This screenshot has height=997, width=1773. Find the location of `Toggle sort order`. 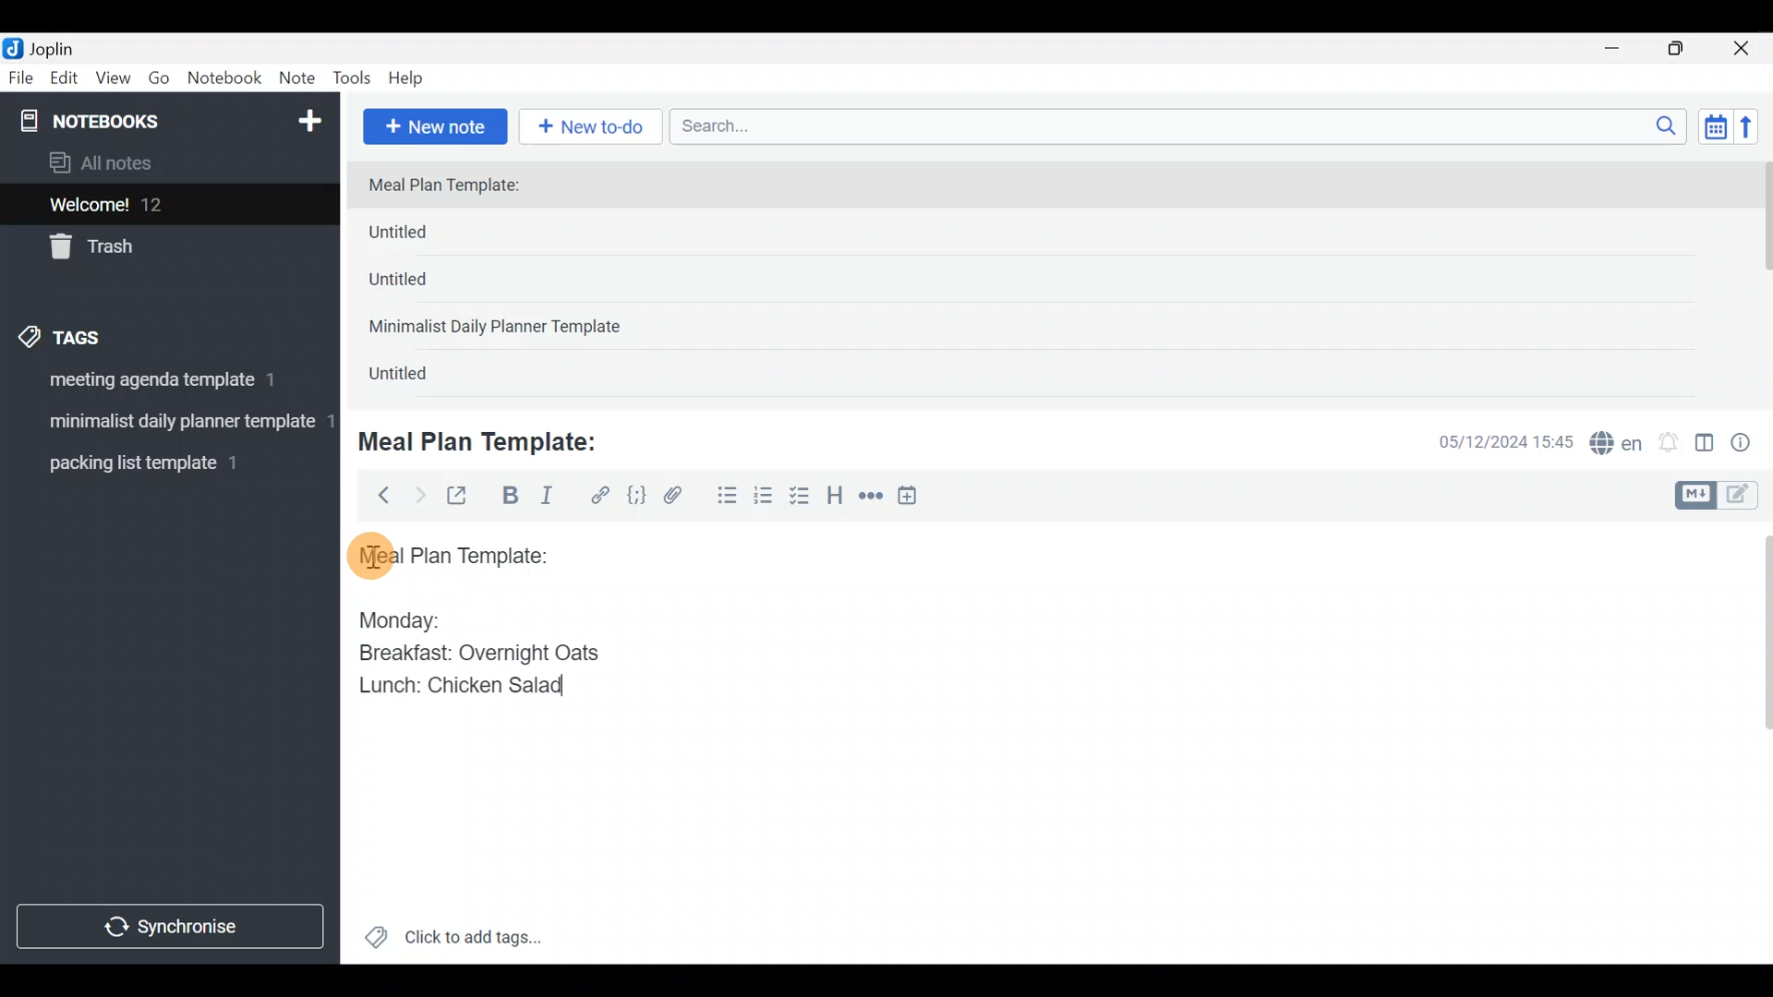

Toggle sort order is located at coordinates (1715, 127).